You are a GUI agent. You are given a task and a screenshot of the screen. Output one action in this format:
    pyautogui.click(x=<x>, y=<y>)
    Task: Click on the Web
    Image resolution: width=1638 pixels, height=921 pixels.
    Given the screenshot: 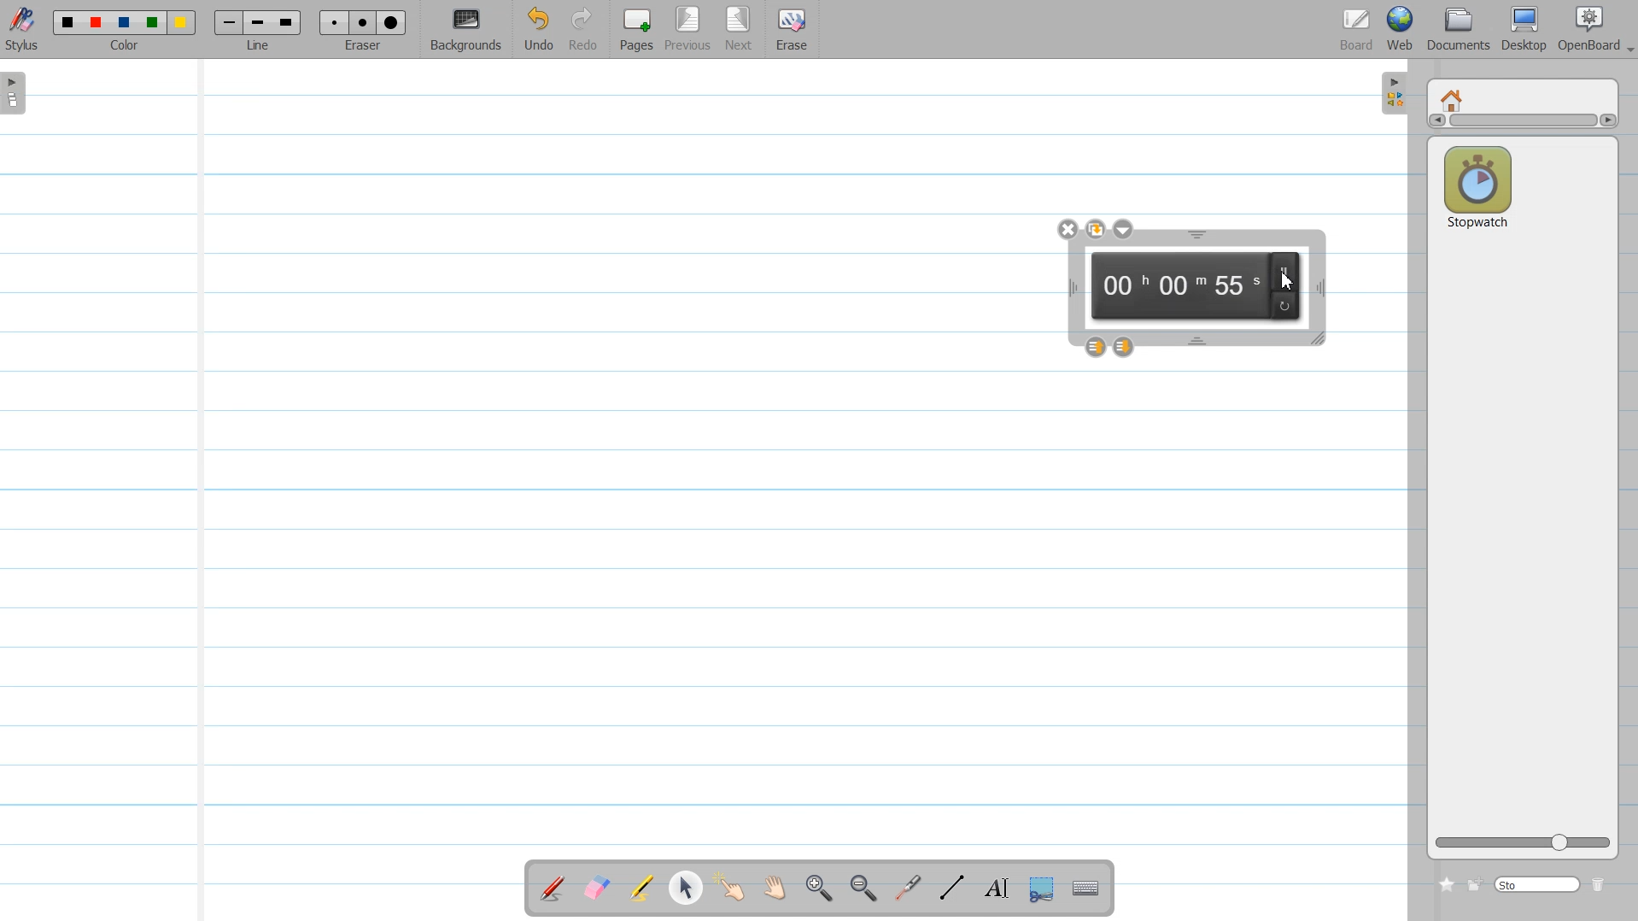 What is the action you would take?
    pyautogui.click(x=1402, y=29)
    